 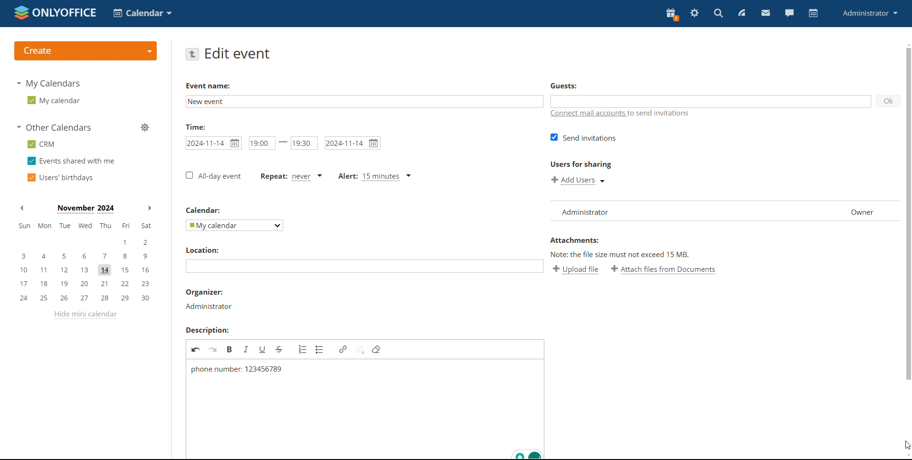 What do you see at coordinates (364, 101) in the screenshot?
I see `add event name` at bounding box center [364, 101].